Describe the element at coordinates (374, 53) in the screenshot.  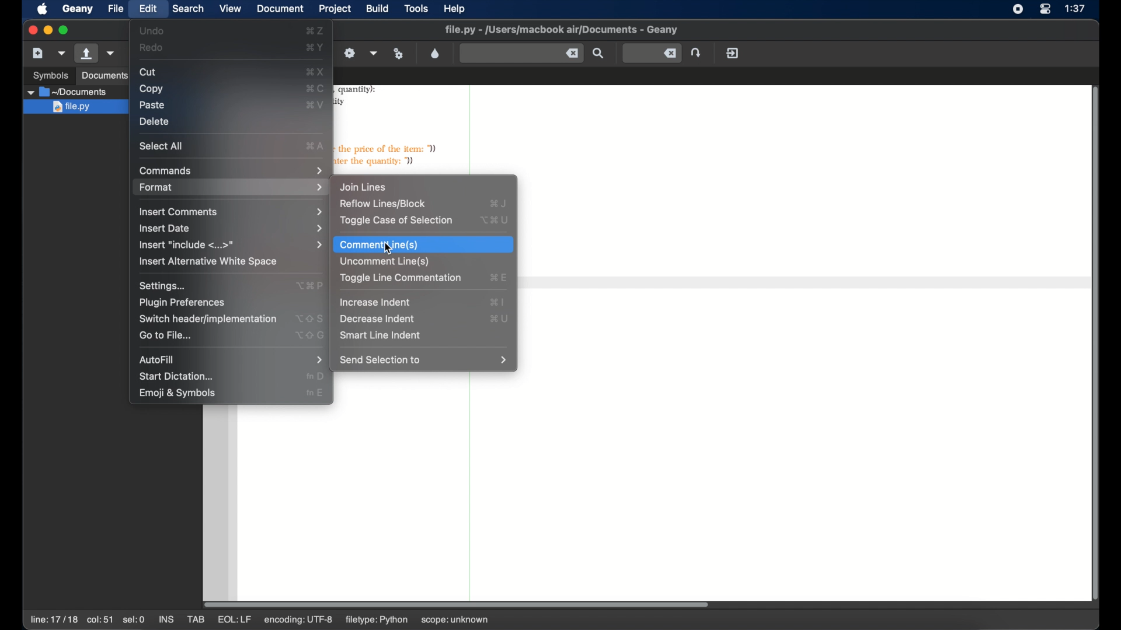
I see `choose more build actions` at that location.